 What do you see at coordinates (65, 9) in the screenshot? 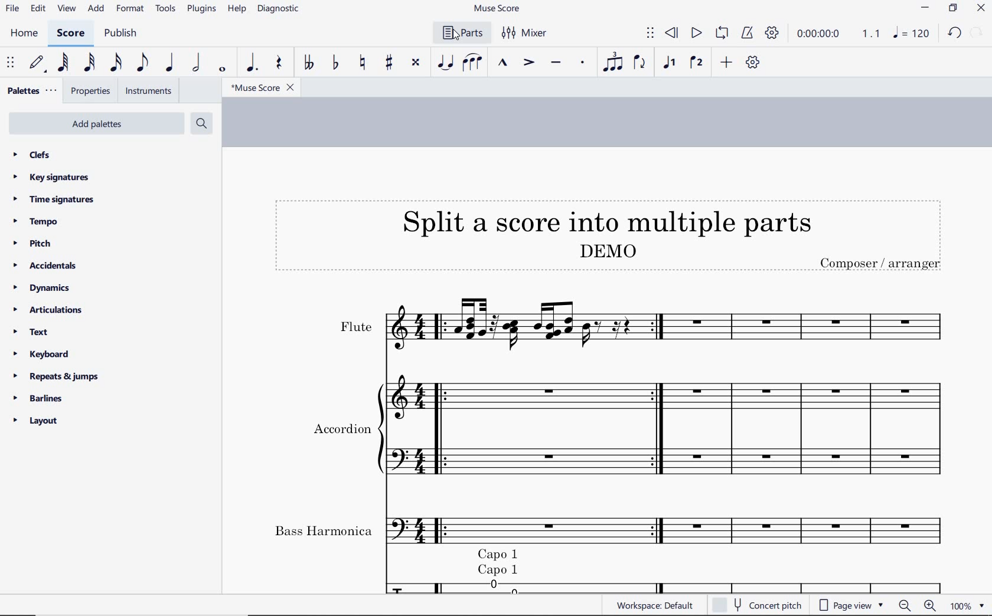
I see `view` at bounding box center [65, 9].